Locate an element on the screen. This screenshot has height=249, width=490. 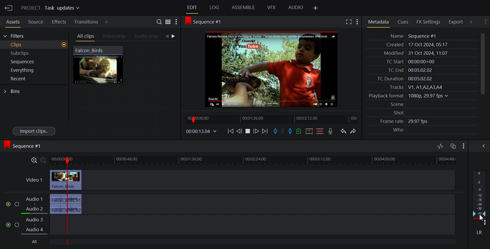
Videos only is located at coordinates (114, 36).